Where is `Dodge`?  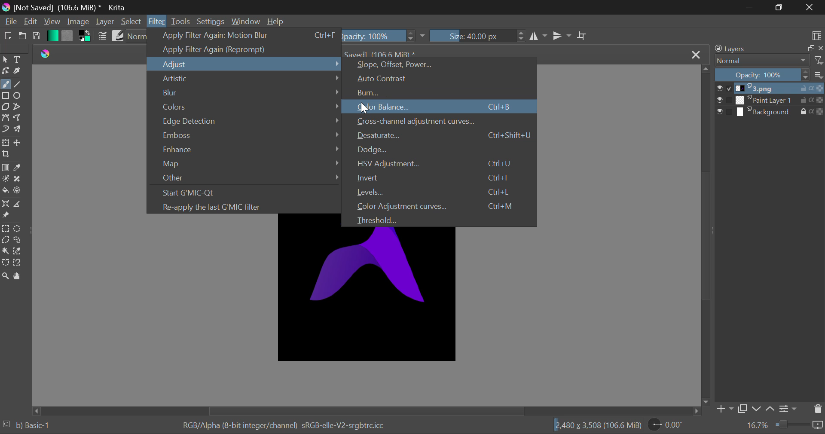
Dodge is located at coordinates (444, 150).